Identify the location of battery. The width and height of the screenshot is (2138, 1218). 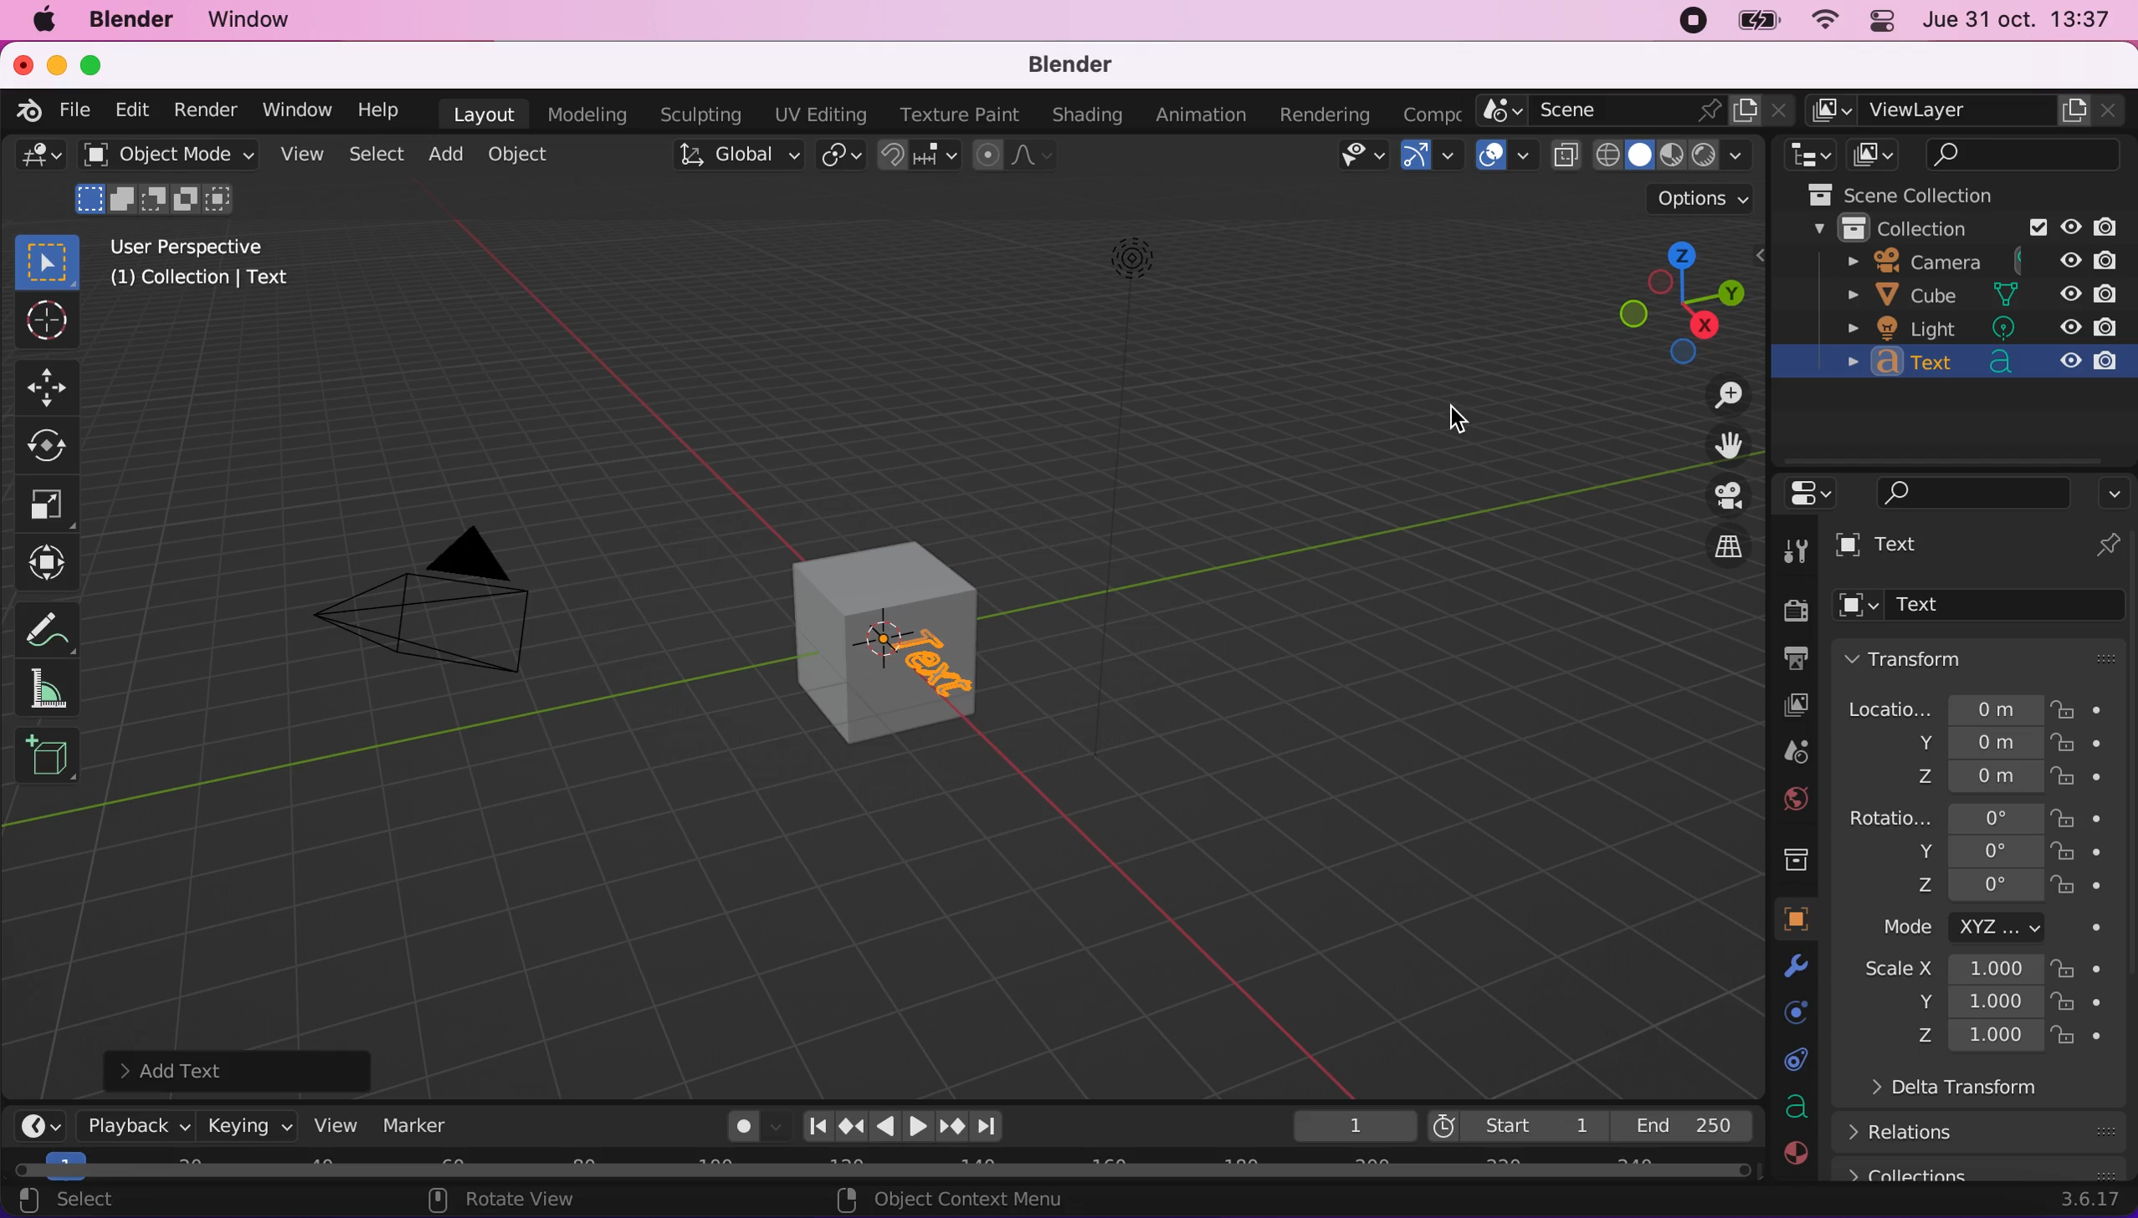
(1753, 20).